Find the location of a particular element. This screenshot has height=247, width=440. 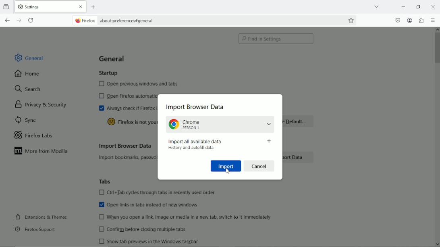

Open links in tabs instead of new windows is located at coordinates (149, 206).